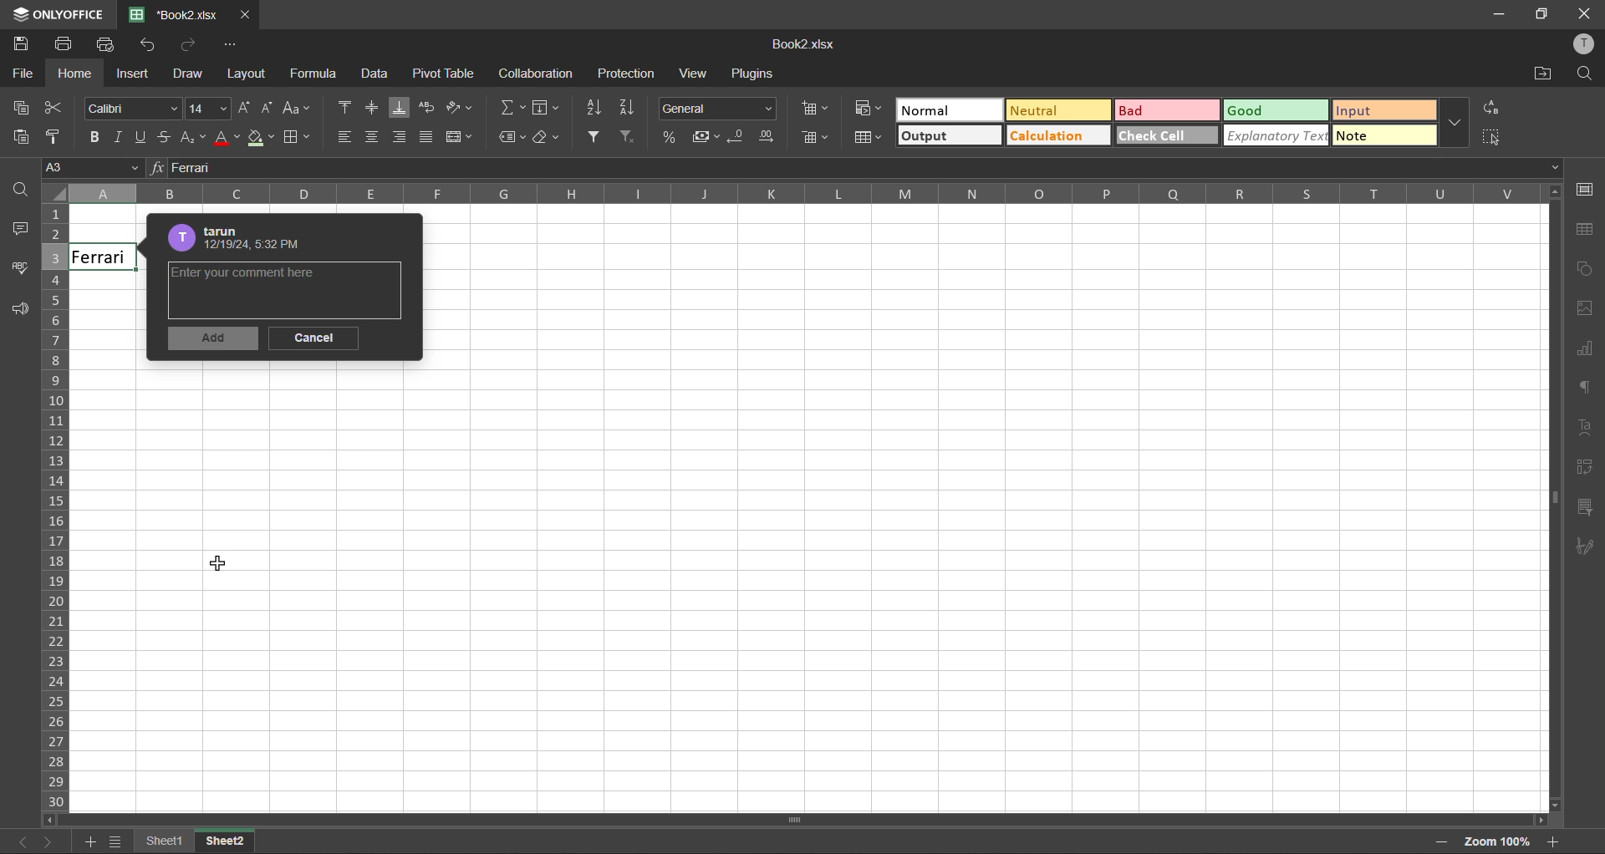 The image size is (1605, 854). I want to click on cancel, so click(313, 338).